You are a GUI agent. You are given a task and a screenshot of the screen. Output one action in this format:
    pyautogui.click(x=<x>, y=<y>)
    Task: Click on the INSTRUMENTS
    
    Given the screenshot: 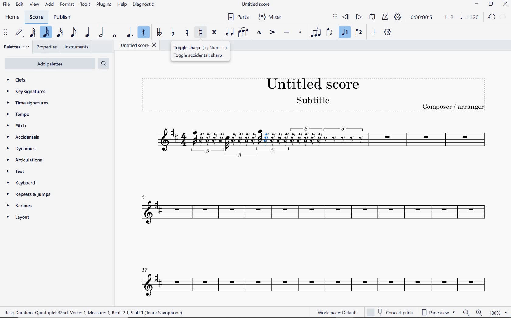 What is the action you would take?
    pyautogui.click(x=76, y=47)
    